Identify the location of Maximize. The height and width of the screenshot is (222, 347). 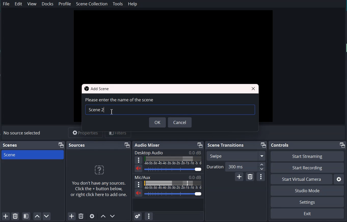
(263, 145).